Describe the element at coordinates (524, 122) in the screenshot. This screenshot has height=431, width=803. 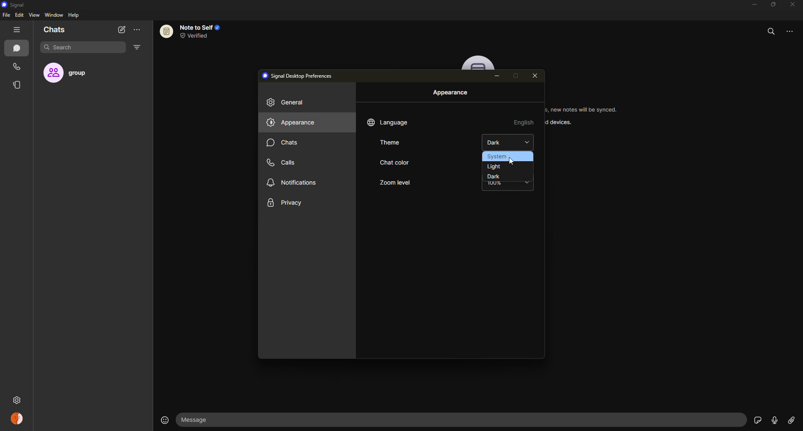
I see `english` at that location.